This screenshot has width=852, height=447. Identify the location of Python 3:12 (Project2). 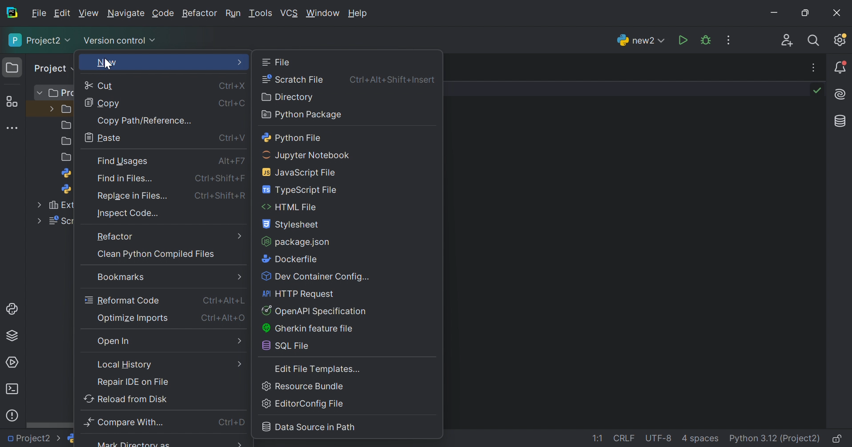
(776, 439).